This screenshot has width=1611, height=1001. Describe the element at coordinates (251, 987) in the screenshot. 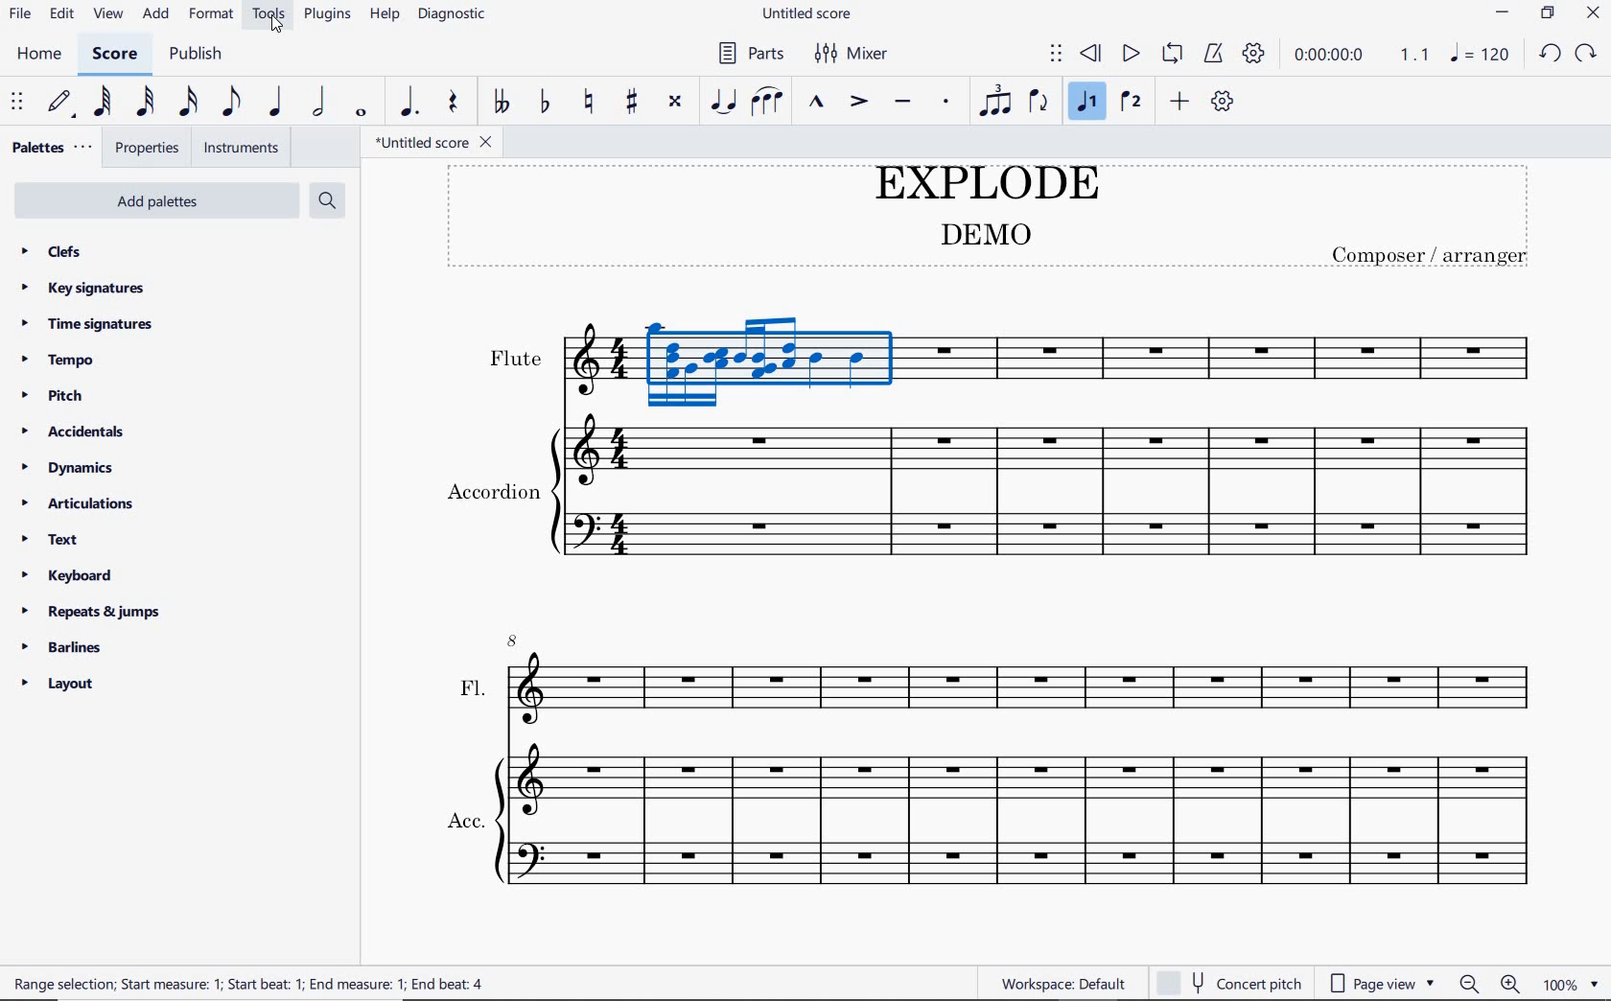

I see `Range selection` at that location.